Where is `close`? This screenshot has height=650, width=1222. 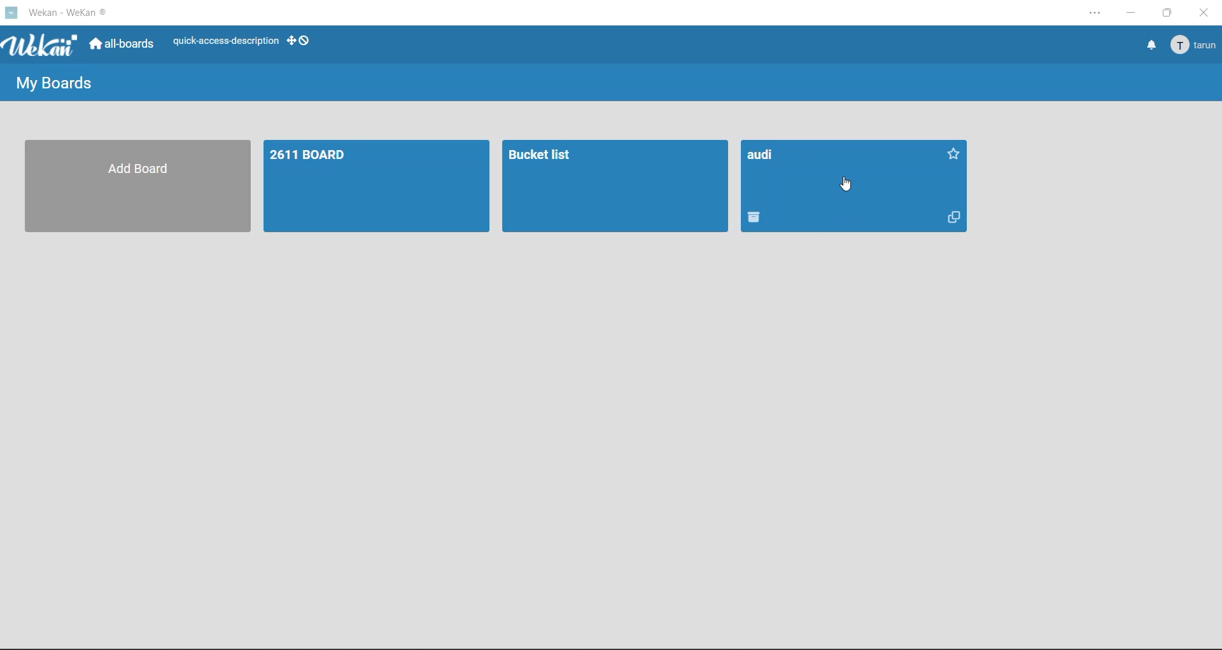
close is located at coordinates (1207, 11).